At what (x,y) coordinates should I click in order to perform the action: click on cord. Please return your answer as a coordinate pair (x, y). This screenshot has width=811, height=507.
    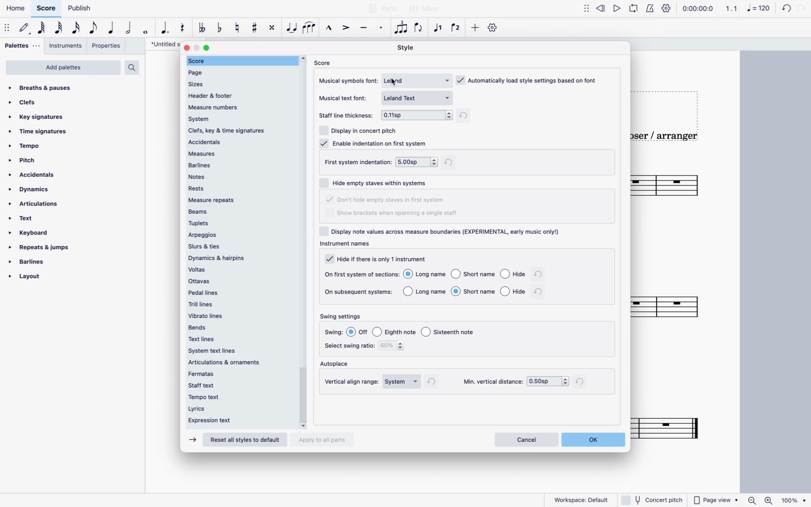
    Looking at the image, I should click on (778, 7).